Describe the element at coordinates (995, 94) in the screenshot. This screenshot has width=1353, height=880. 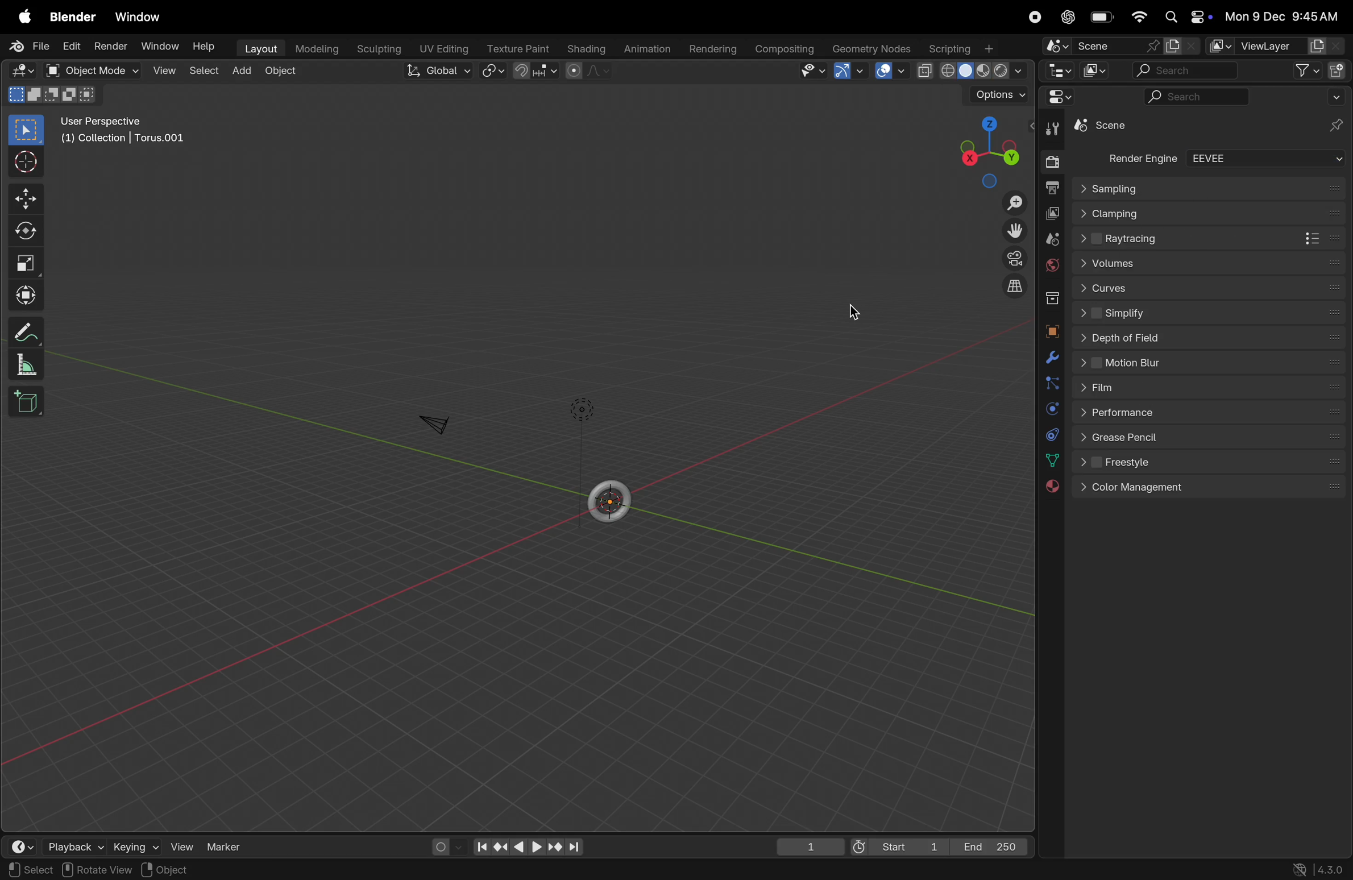
I see `Options` at that location.